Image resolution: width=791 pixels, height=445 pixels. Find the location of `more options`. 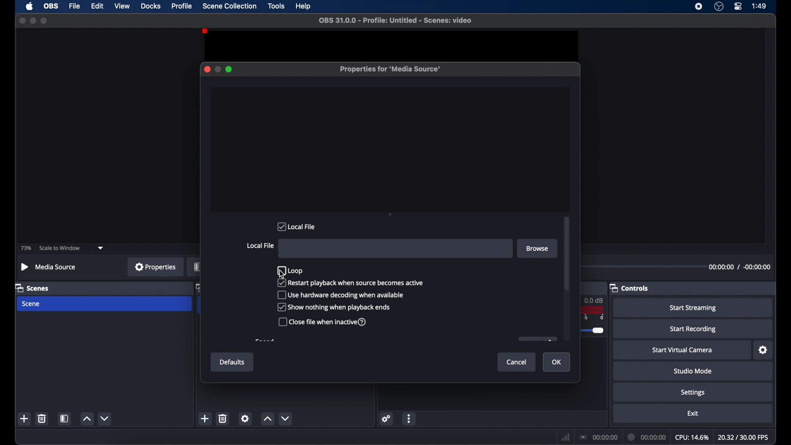

more options is located at coordinates (410, 419).